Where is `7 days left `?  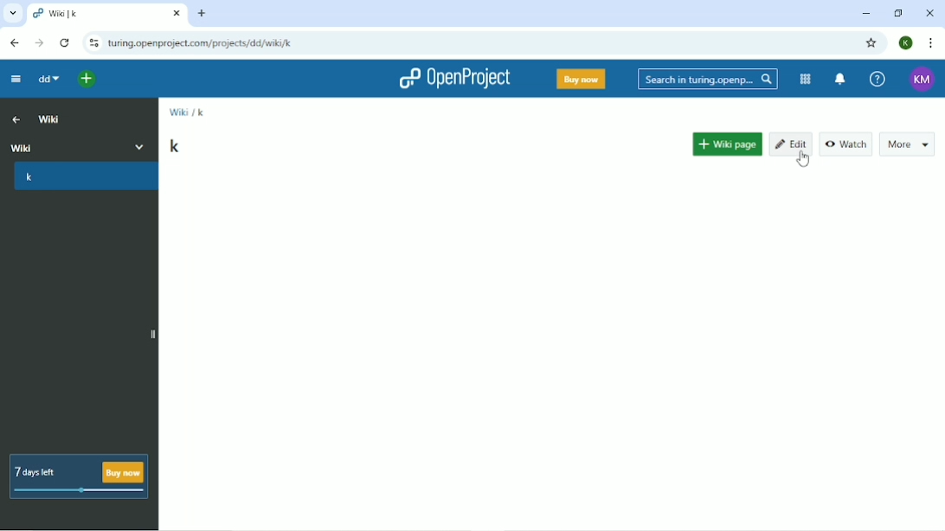
7 days left  is located at coordinates (81, 476).